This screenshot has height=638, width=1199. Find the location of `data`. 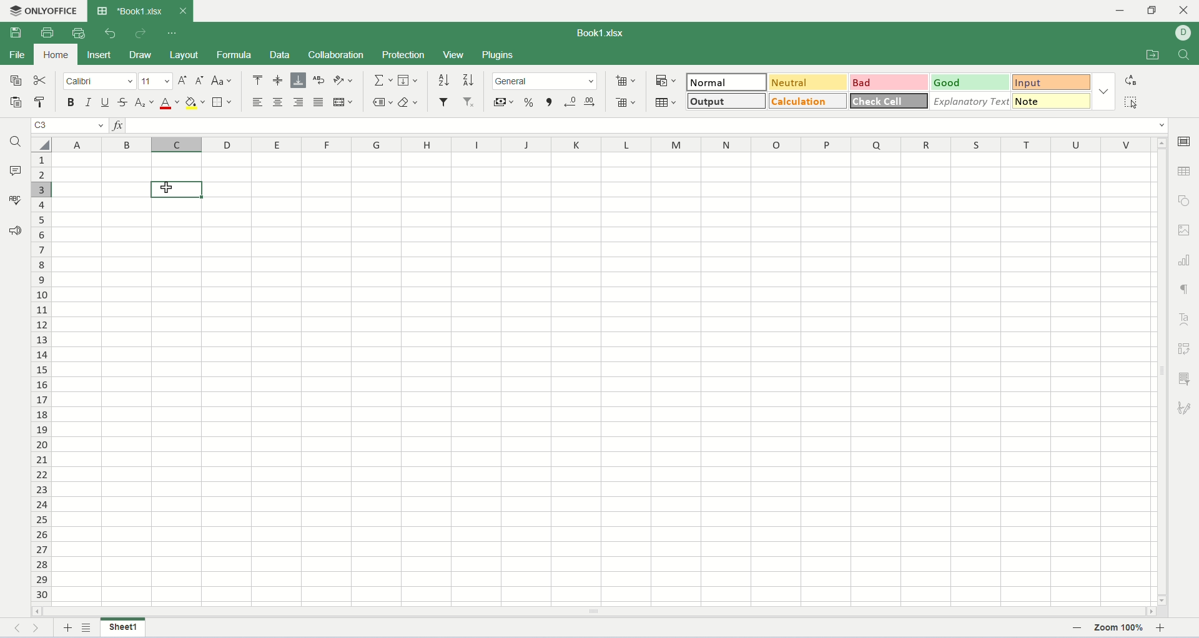

data is located at coordinates (280, 56).